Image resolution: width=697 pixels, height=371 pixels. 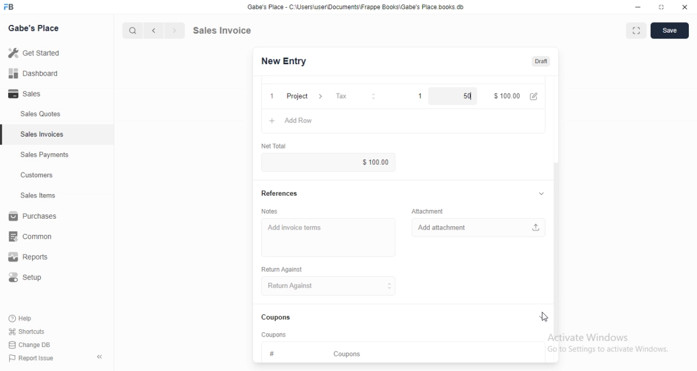 What do you see at coordinates (36, 27) in the screenshot?
I see `Gabe's Place` at bounding box center [36, 27].